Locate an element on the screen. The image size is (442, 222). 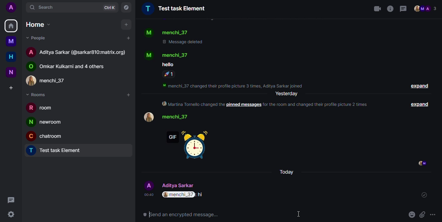
Test task Element is located at coordinates (58, 151).